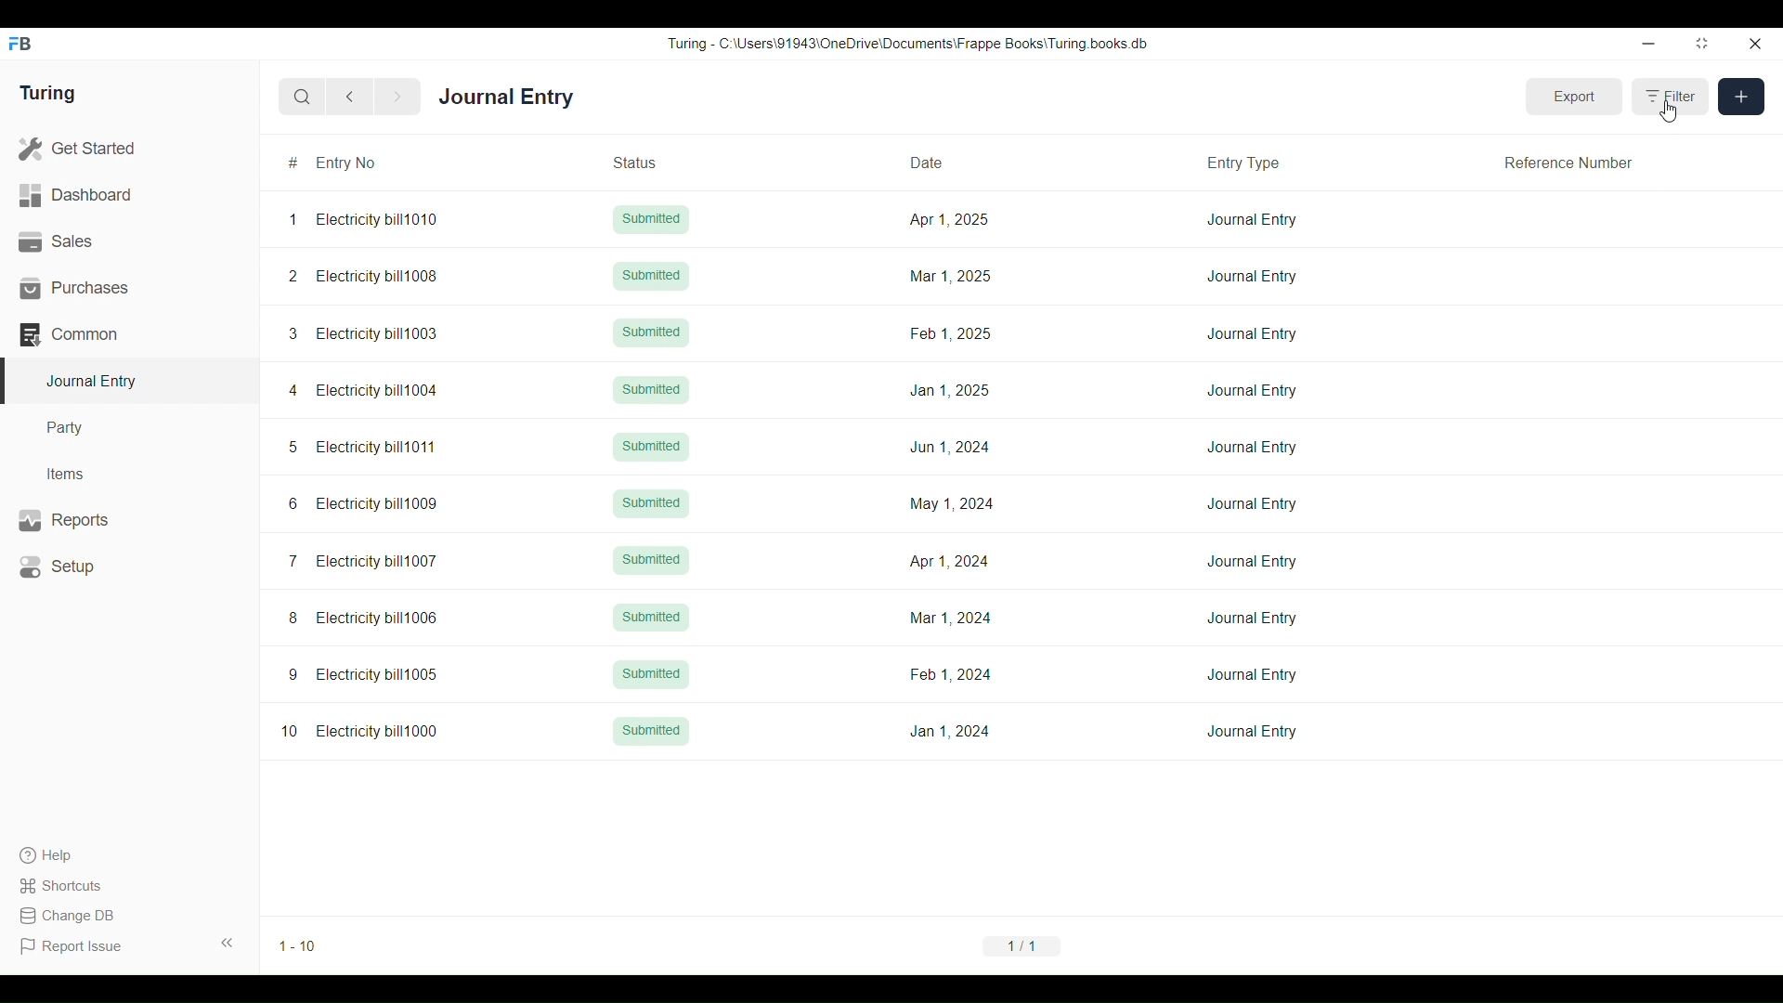 Image resolution: width=1783 pixels, height=1003 pixels. I want to click on 10 Electricity bill1000, so click(360, 731).